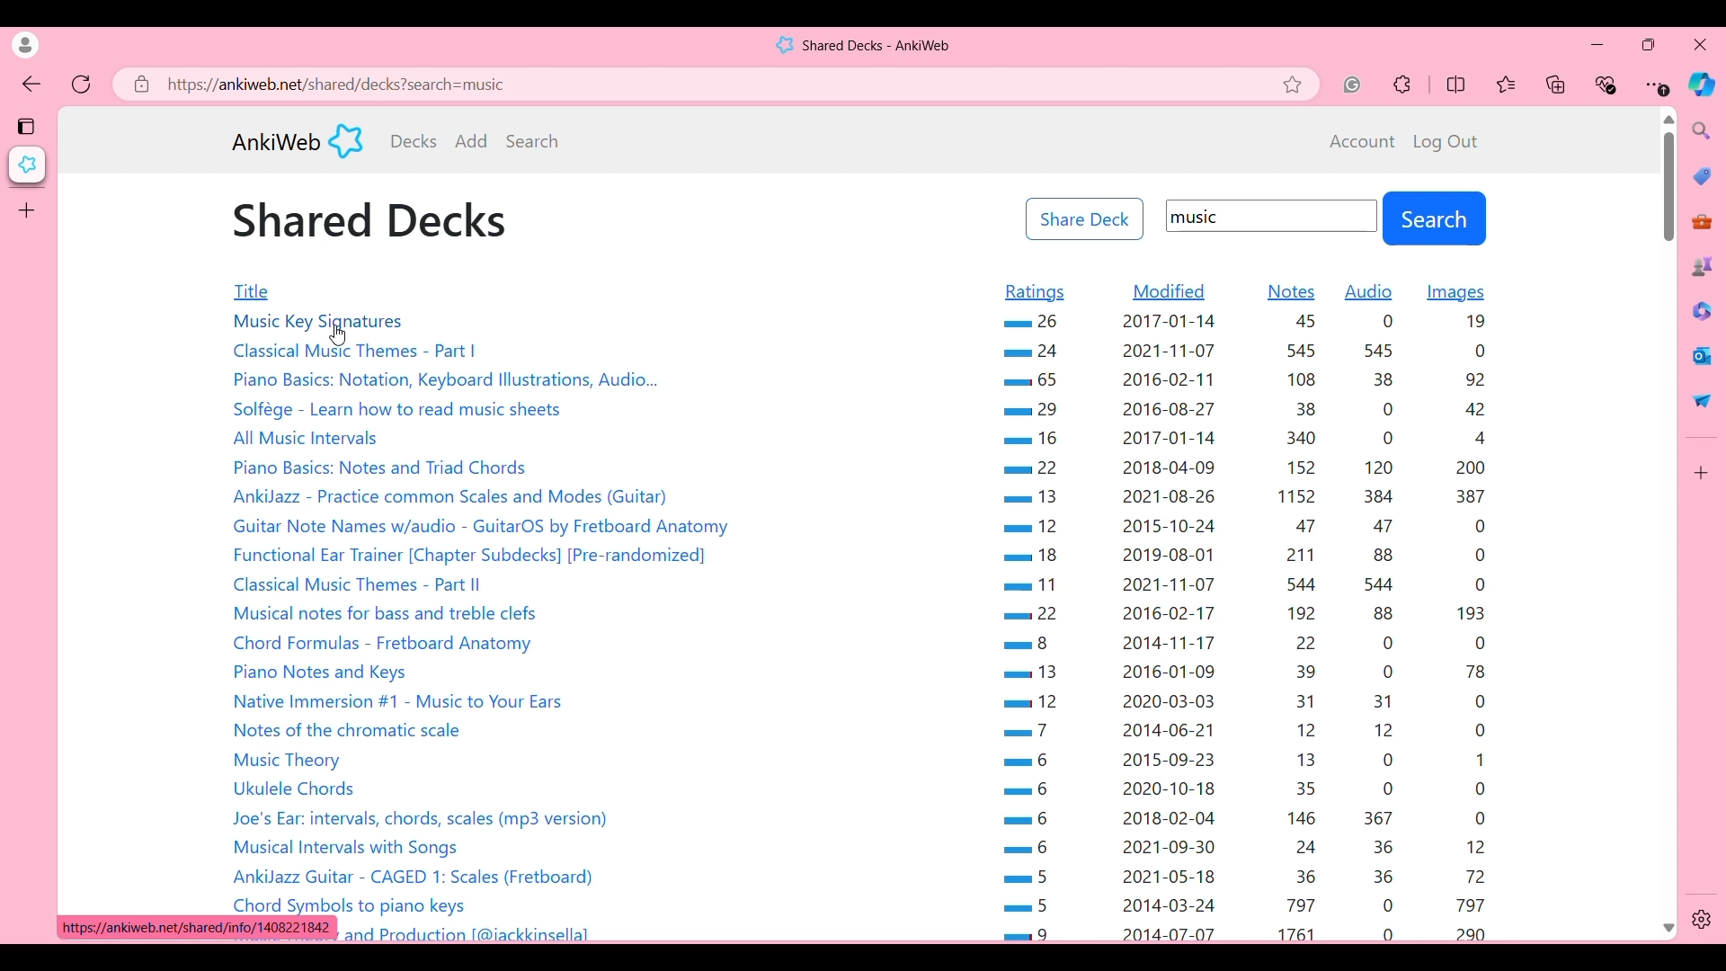 This screenshot has width=1726, height=971. What do you see at coordinates (1702, 920) in the screenshot?
I see `Settings` at bounding box center [1702, 920].